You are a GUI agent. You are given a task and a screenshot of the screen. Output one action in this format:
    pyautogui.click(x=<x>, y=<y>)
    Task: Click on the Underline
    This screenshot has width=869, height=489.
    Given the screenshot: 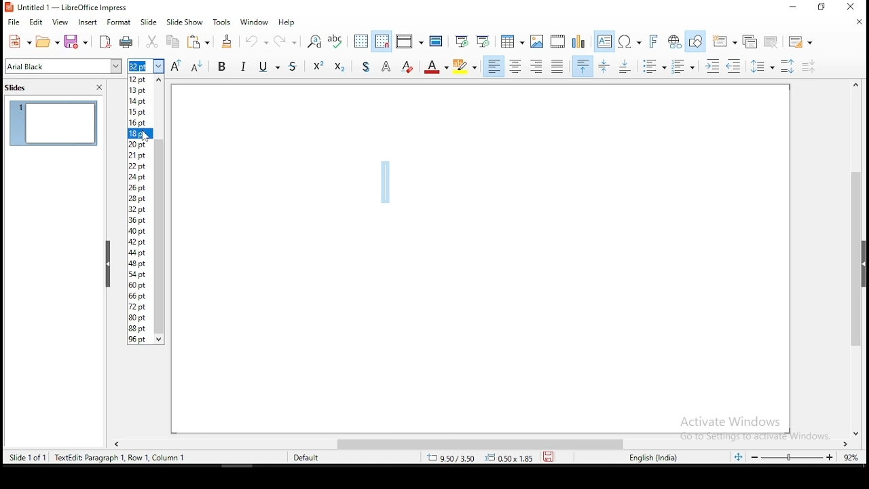 What is the action you would take?
    pyautogui.click(x=268, y=65)
    